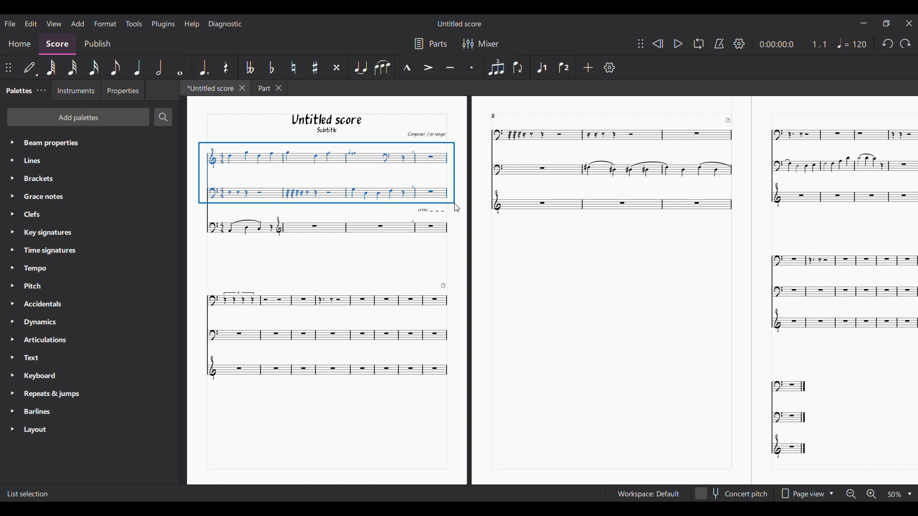  Describe the element at coordinates (138, 67) in the screenshot. I see `Quarter note` at that location.